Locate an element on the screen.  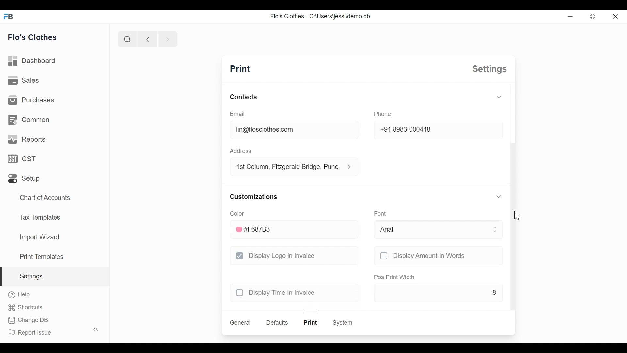
print is located at coordinates (311, 322).